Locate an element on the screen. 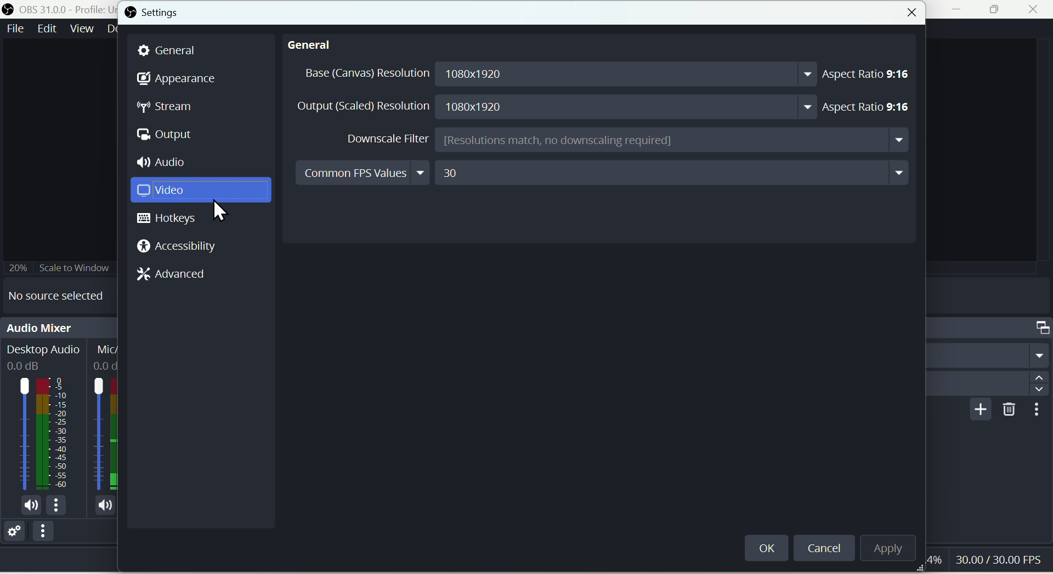  Output resolution is located at coordinates (556, 106).